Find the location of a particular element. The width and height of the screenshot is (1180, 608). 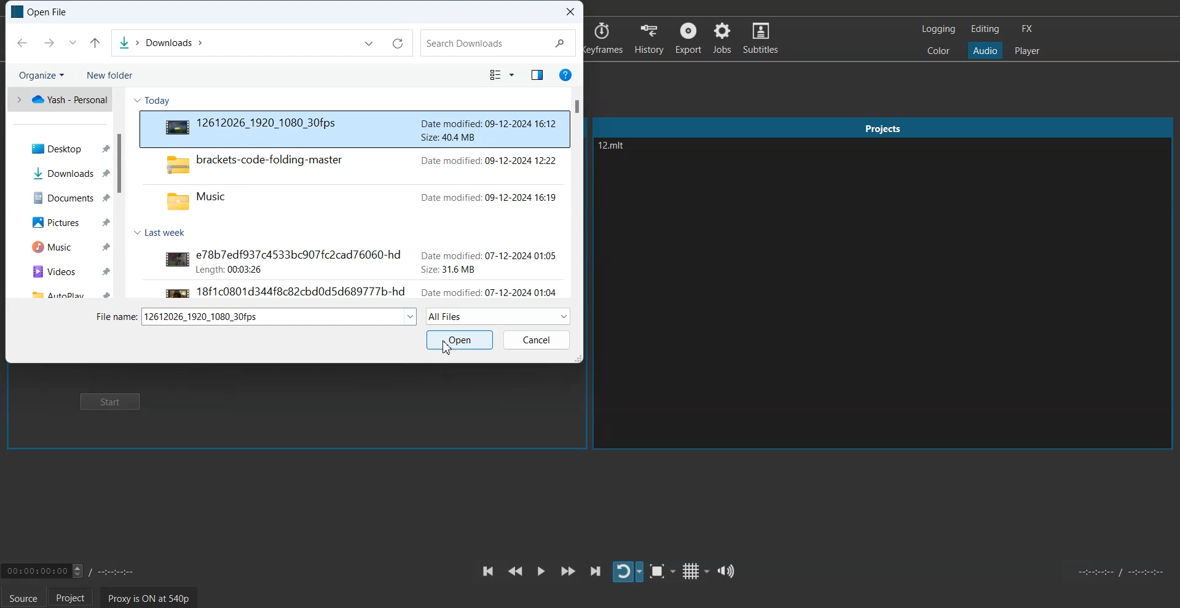

All Files is located at coordinates (498, 316).